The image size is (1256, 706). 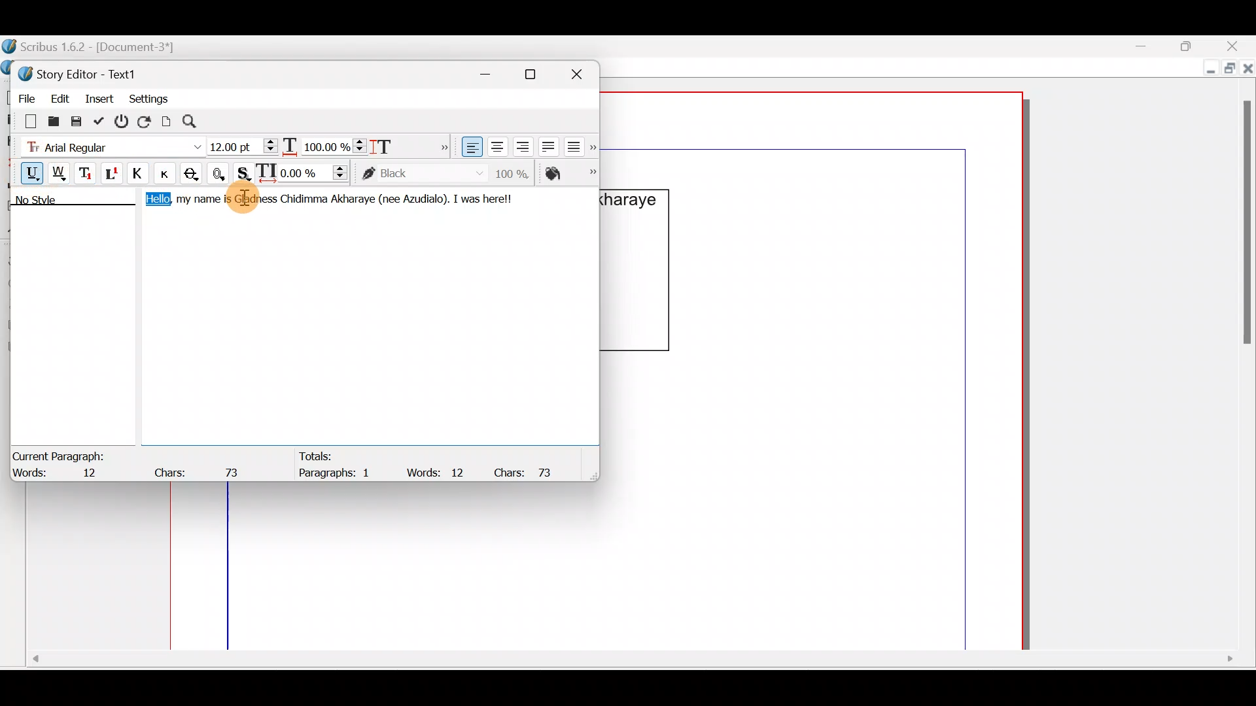 What do you see at coordinates (244, 146) in the screenshot?
I see `Font size - 12:00pt` at bounding box center [244, 146].